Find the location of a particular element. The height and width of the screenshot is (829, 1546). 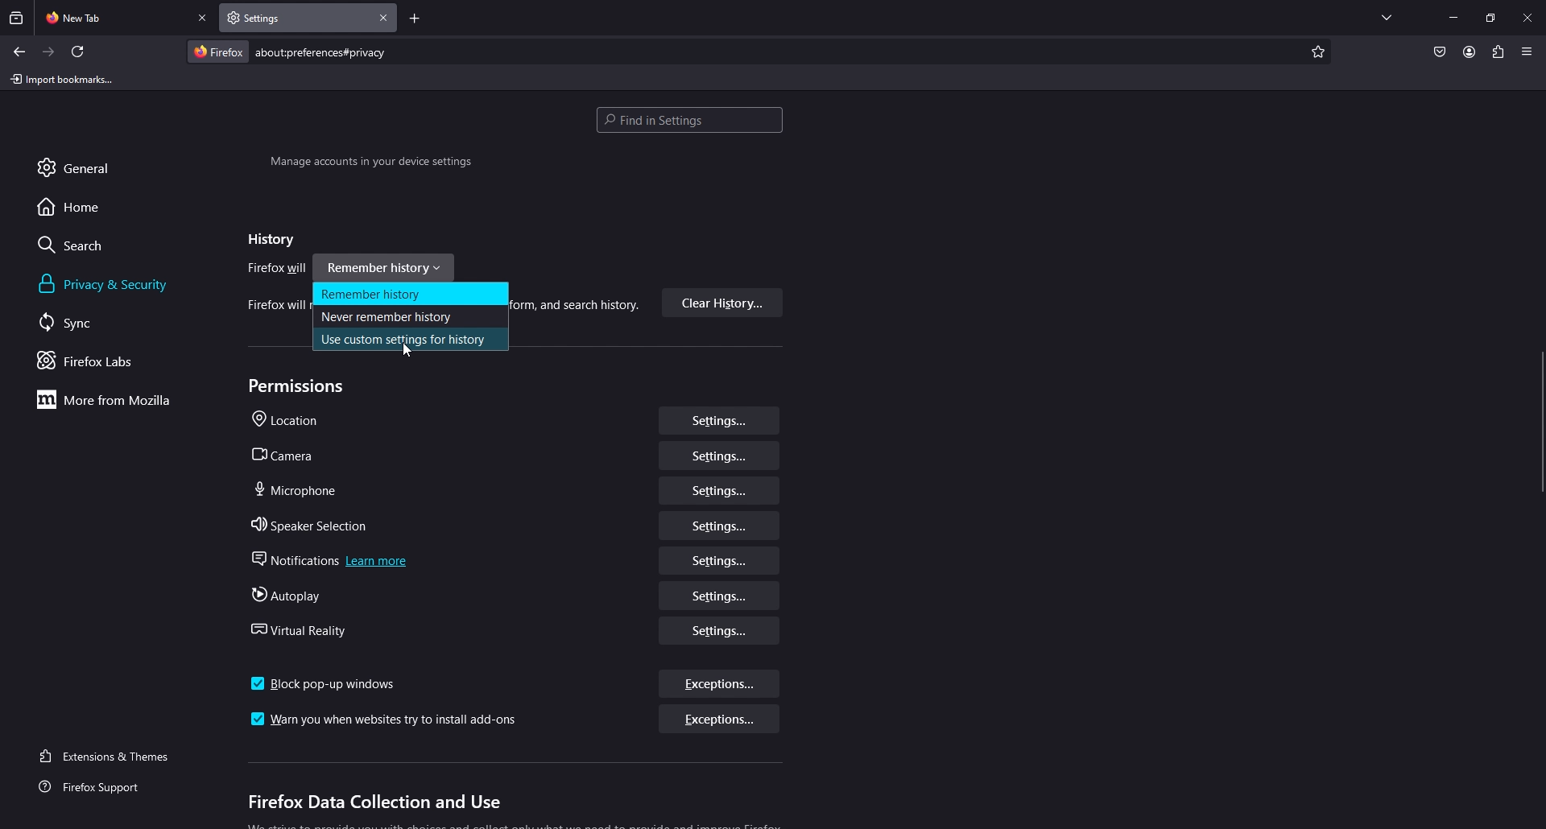

Remember history is located at coordinates (388, 266).